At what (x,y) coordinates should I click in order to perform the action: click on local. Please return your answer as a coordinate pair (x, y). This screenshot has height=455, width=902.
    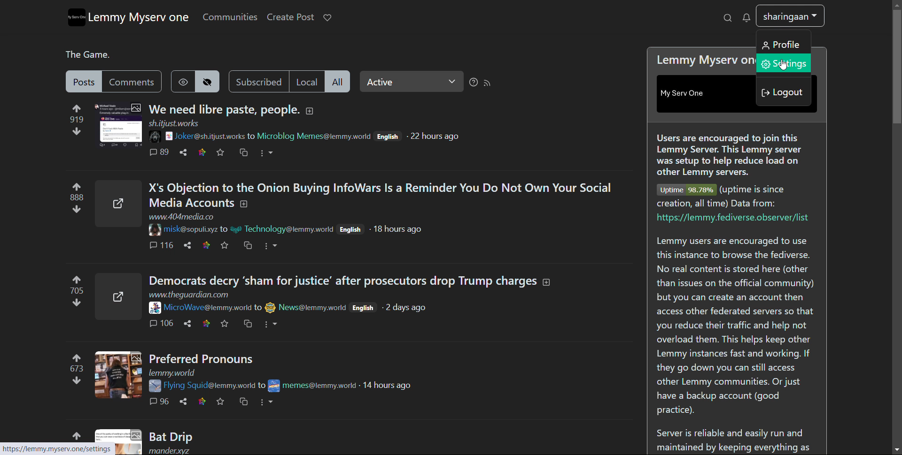
    Looking at the image, I should click on (307, 82).